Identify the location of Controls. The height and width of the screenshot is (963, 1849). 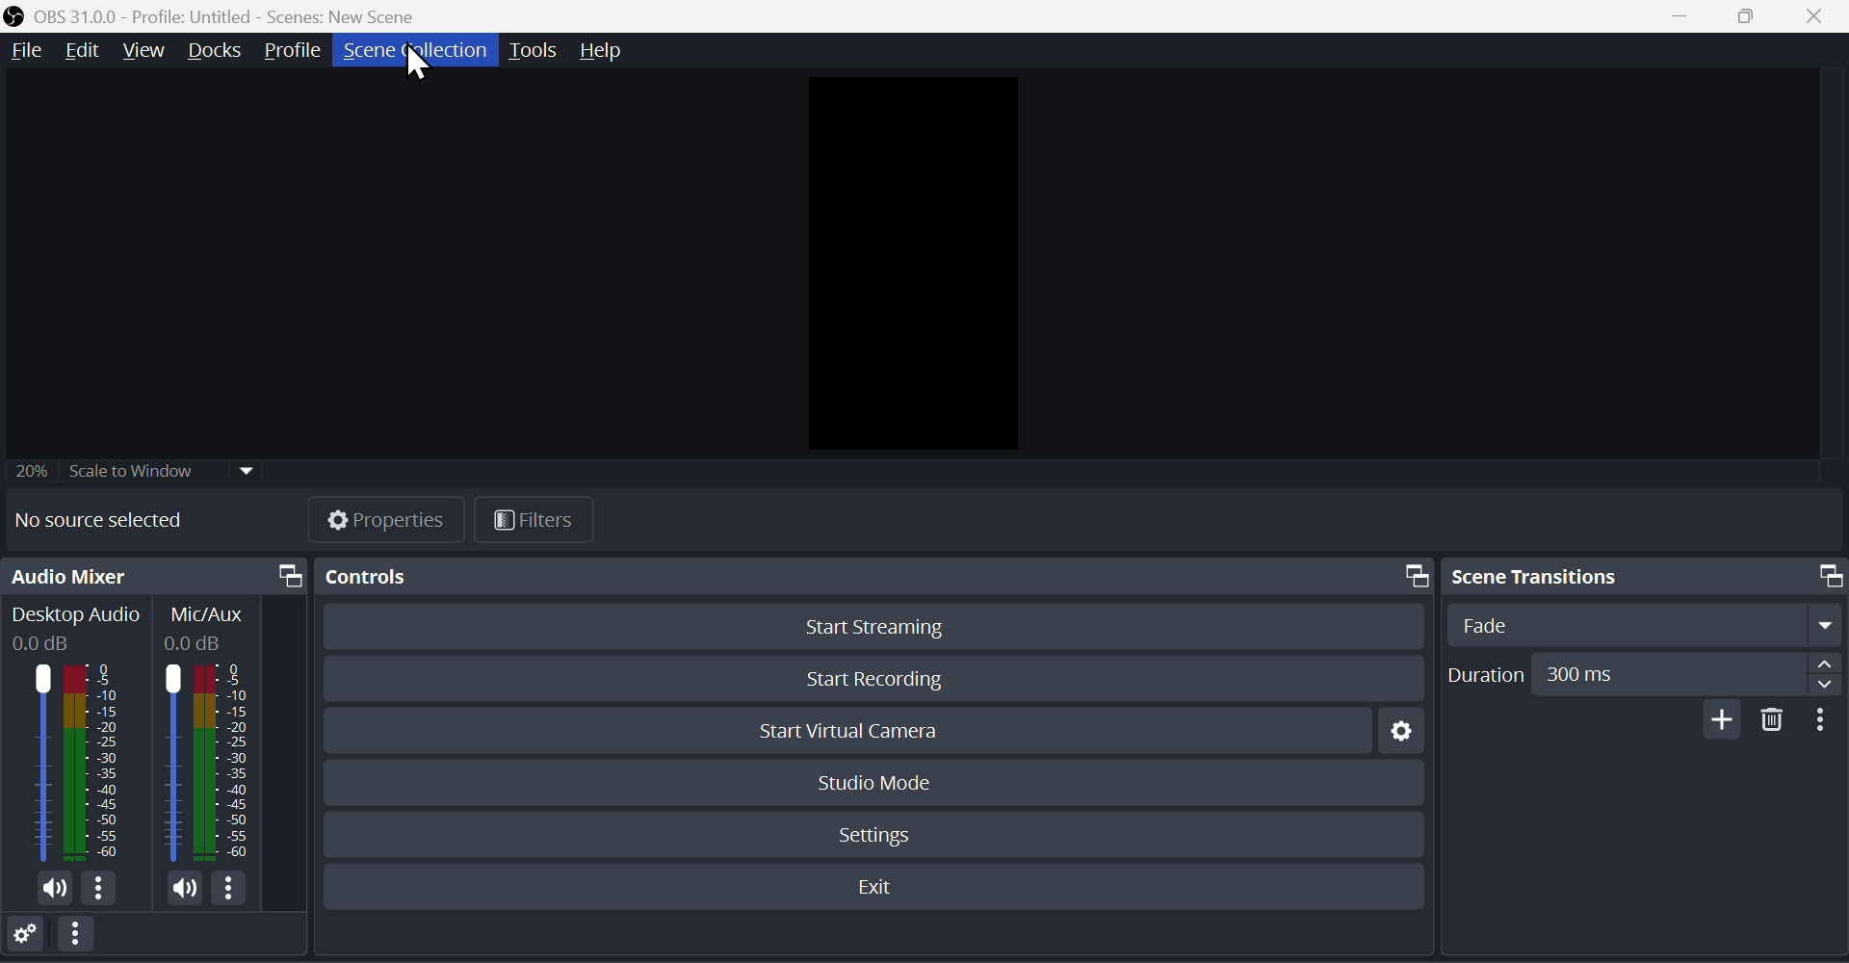
(868, 575).